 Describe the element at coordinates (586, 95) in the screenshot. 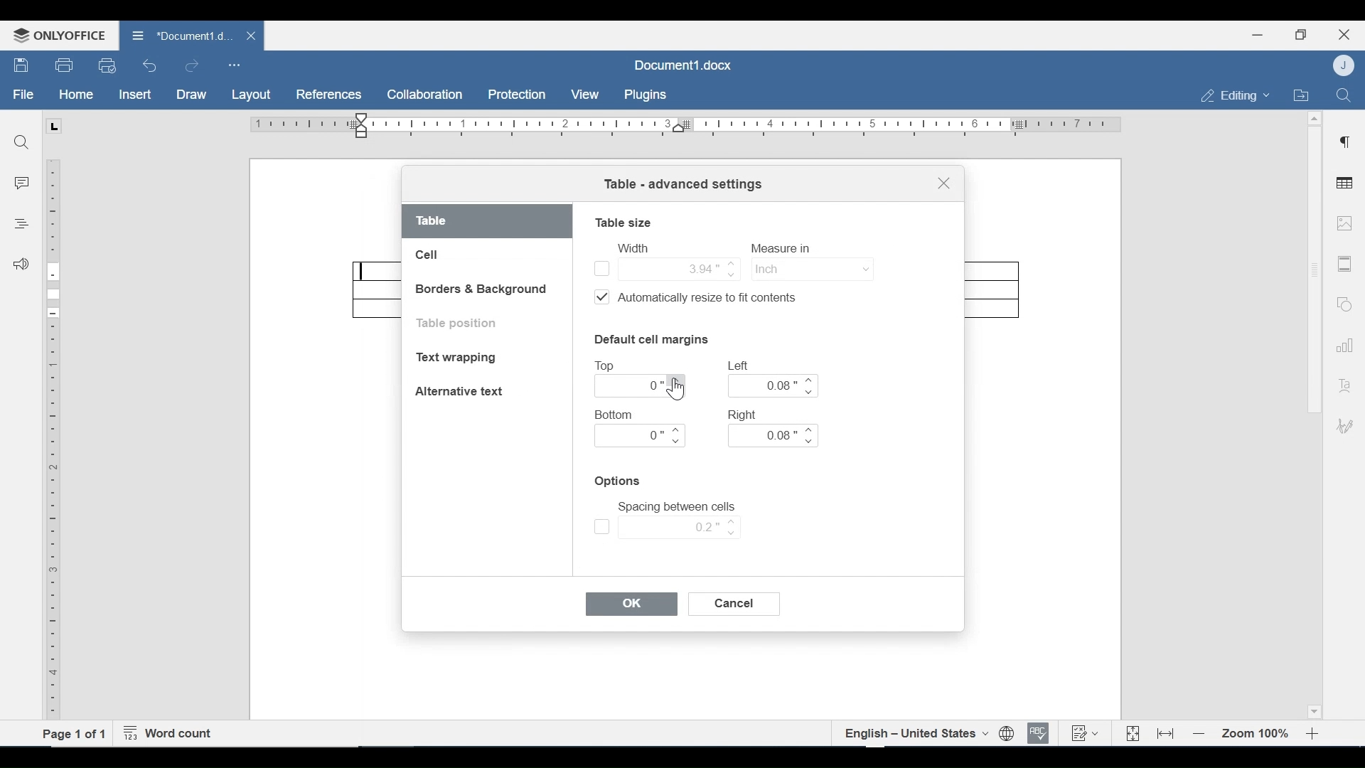

I see `View` at that location.